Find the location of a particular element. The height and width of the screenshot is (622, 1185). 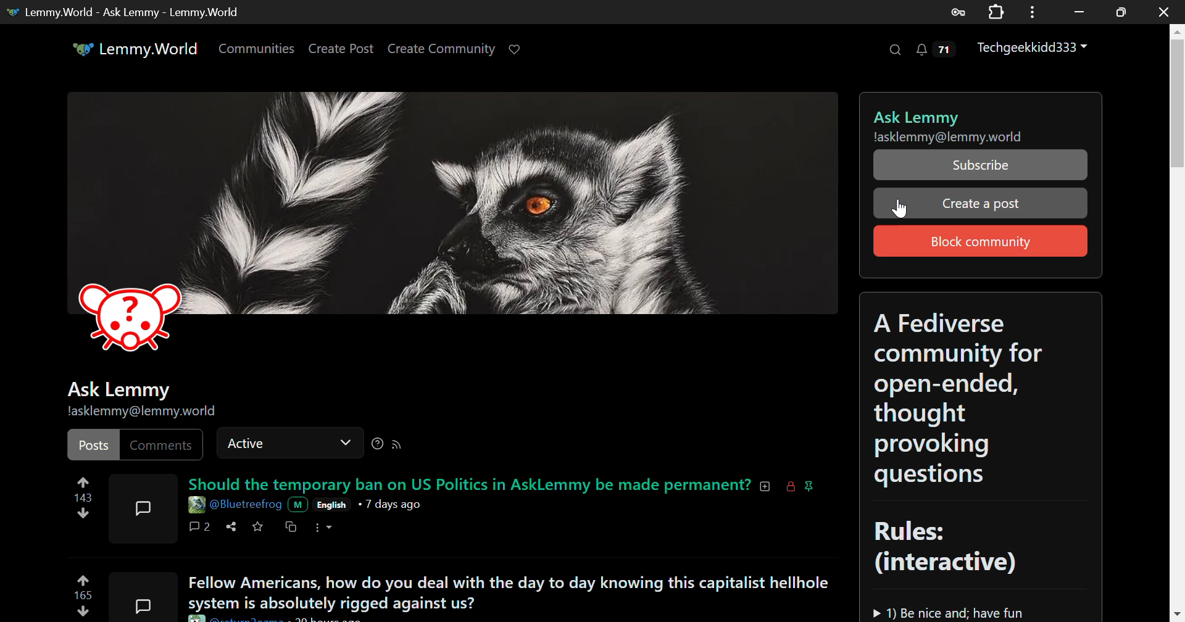

Communities Page is located at coordinates (258, 49).